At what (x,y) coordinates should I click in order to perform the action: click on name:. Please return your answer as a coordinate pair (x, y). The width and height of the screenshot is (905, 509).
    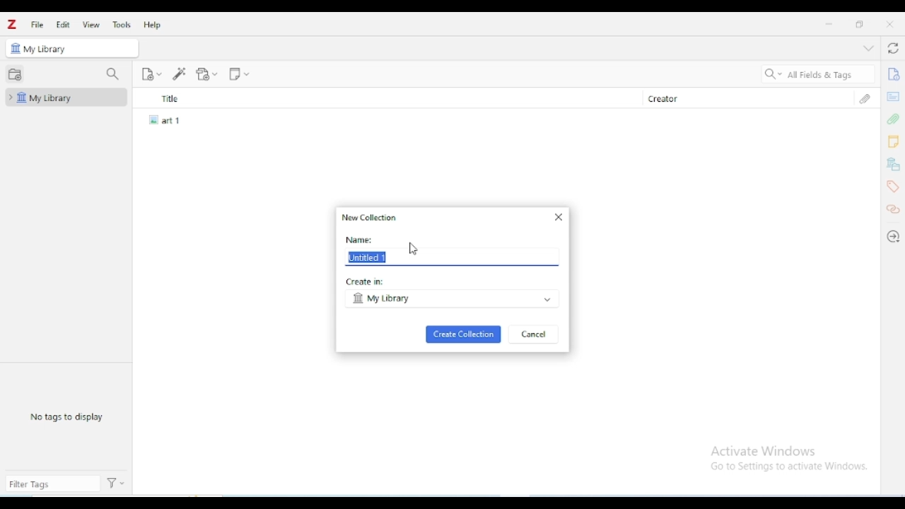
    Looking at the image, I should click on (358, 240).